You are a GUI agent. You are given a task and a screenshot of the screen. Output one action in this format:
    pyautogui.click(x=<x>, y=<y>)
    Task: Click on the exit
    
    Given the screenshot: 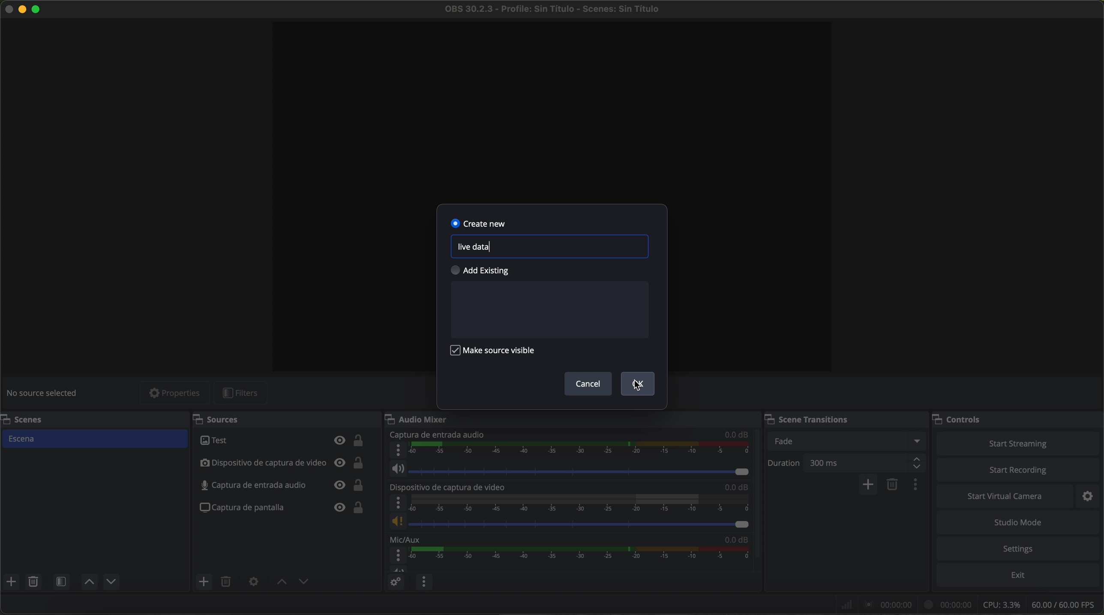 What is the action you would take?
    pyautogui.click(x=1020, y=576)
    